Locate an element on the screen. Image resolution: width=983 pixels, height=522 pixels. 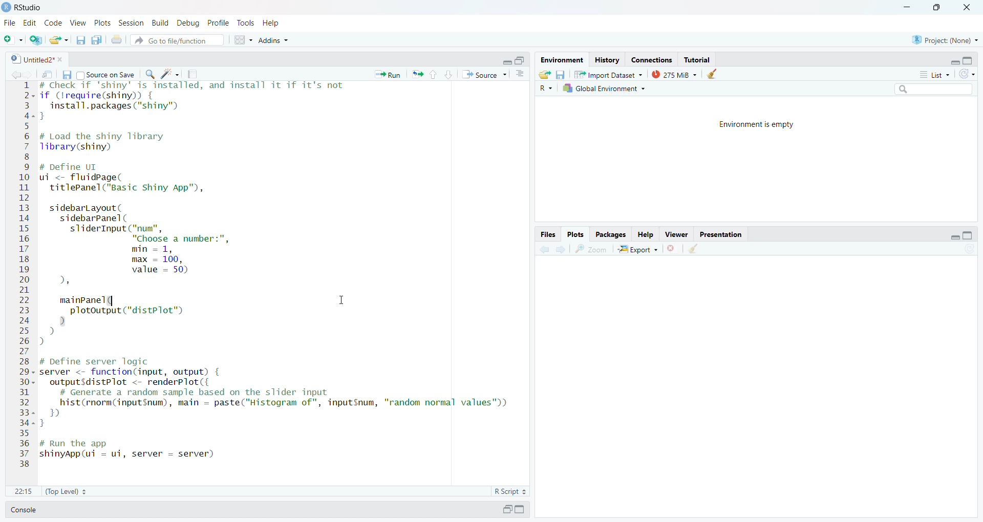
clear is located at coordinates (693, 248).